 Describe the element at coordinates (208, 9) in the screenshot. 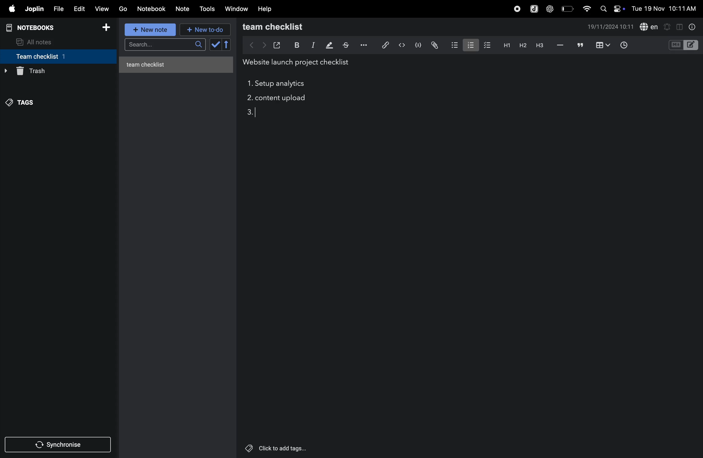

I see `tools` at that location.